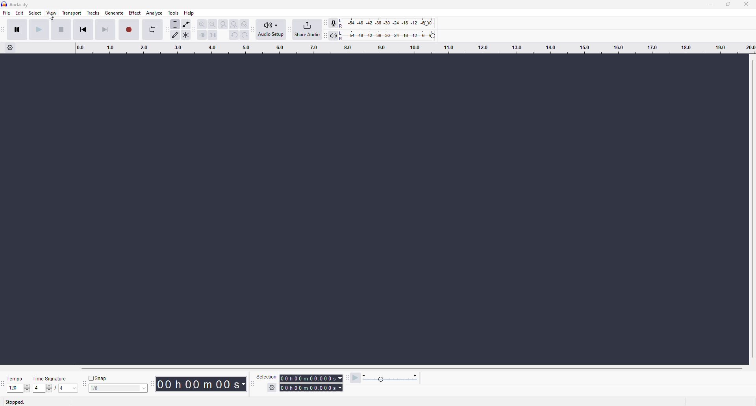 This screenshot has height=406, width=756. What do you see at coordinates (214, 35) in the screenshot?
I see `silence audio selection` at bounding box center [214, 35].